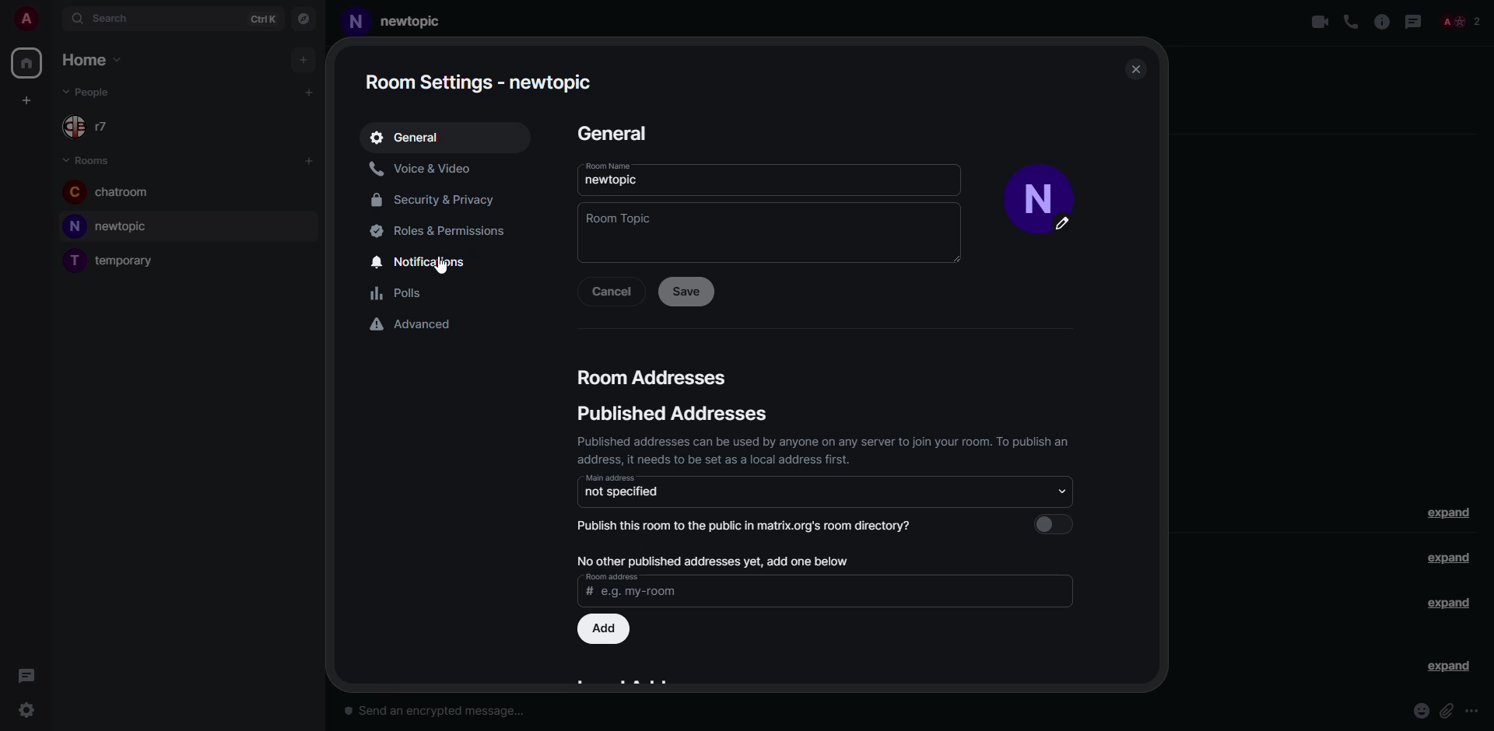  I want to click on threads, so click(1413, 21).